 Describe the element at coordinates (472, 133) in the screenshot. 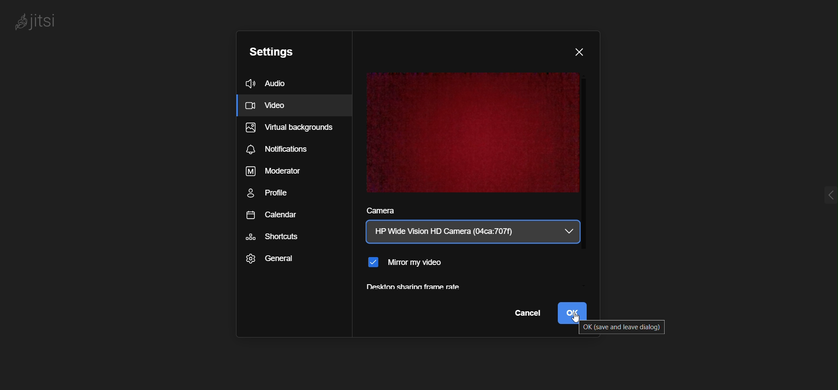

I see `video display` at that location.